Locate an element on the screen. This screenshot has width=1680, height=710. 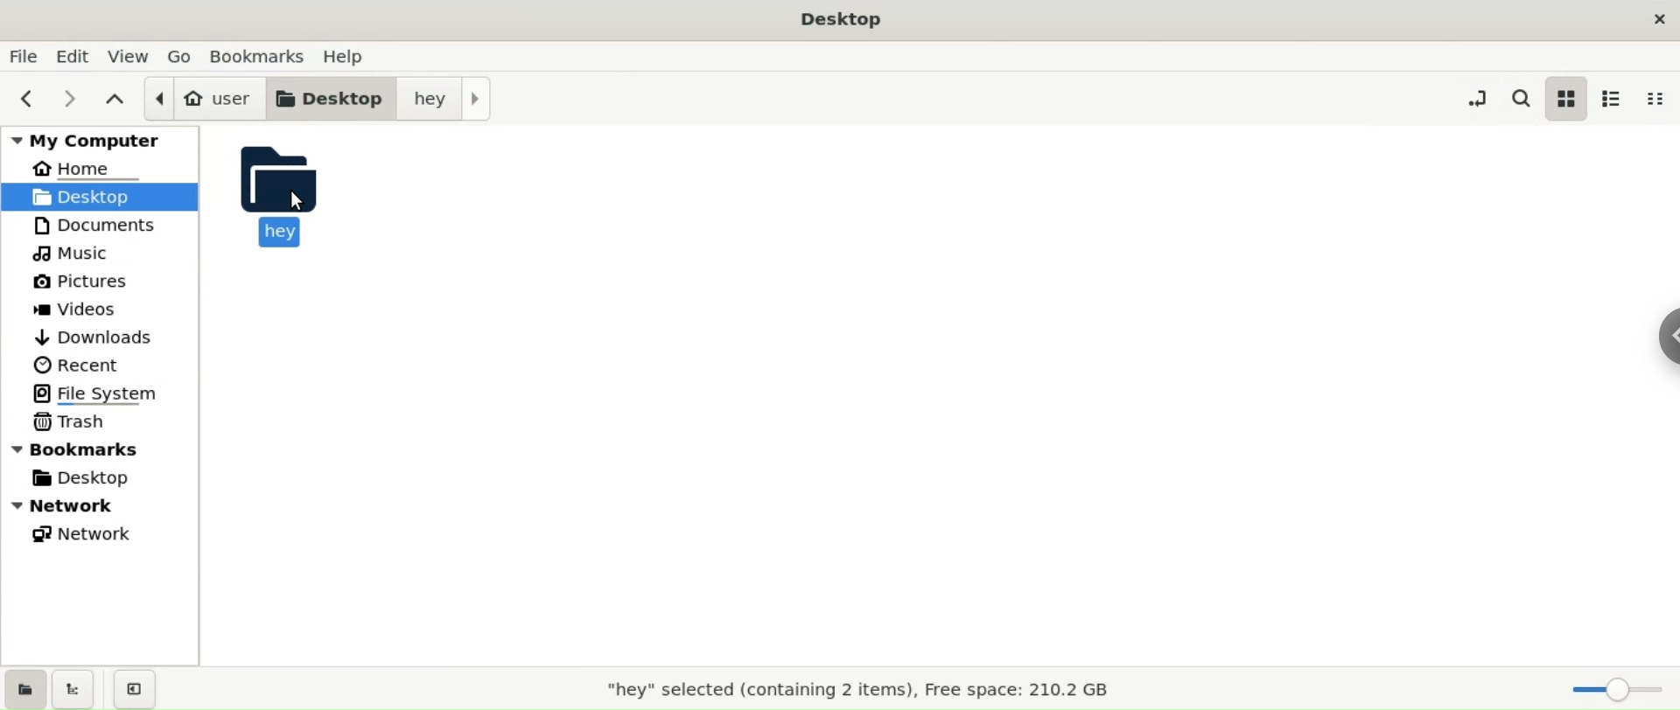
recent is located at coordinates (76, 364).